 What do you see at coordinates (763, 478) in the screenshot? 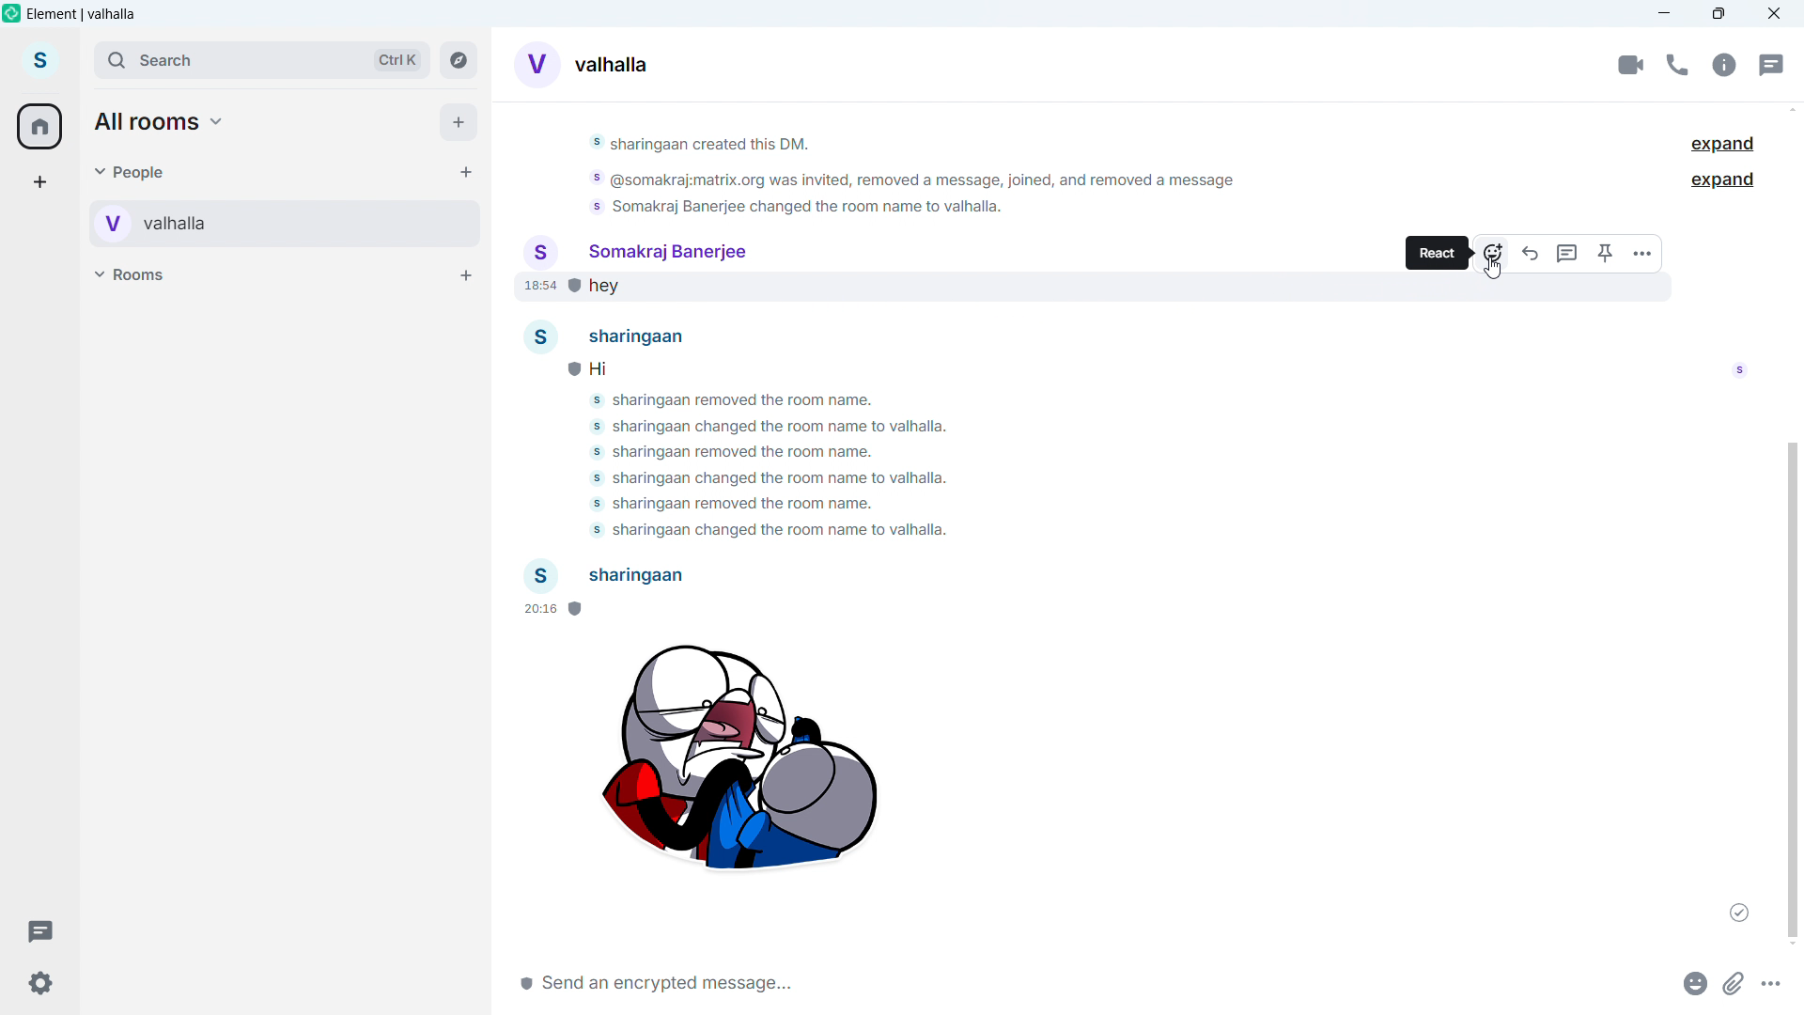
I see `somakraj banerjee charged the room name to valhalla` at bounding box center [763, 478].